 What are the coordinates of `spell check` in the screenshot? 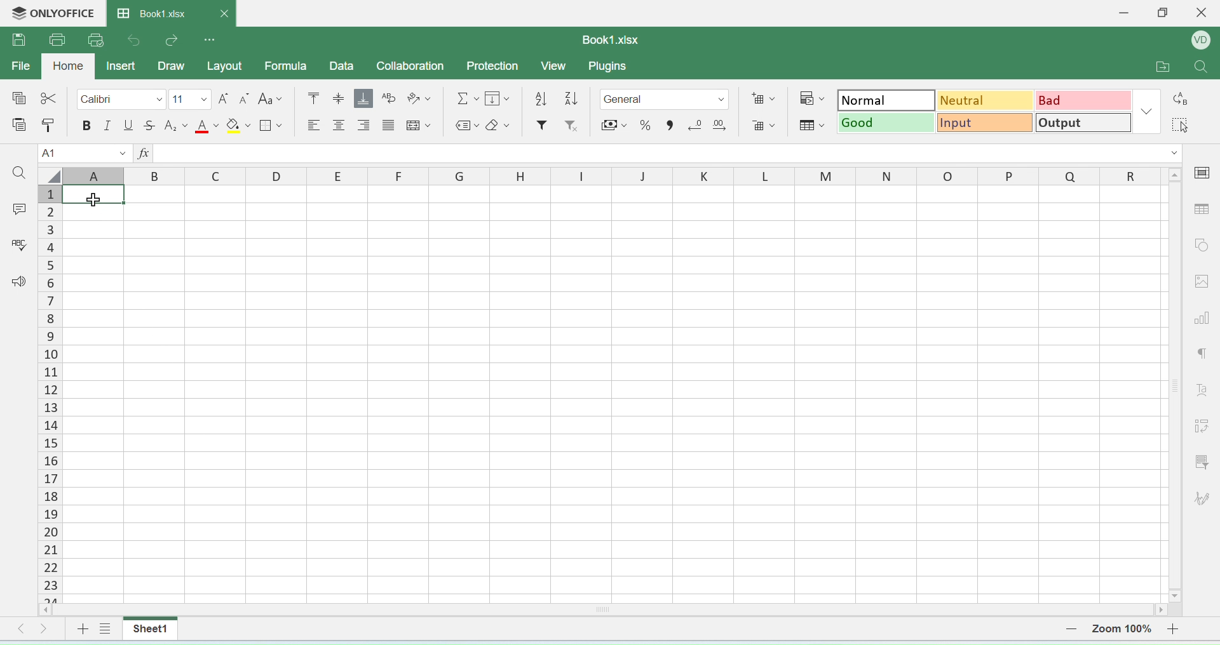 It's located at (20, 244).